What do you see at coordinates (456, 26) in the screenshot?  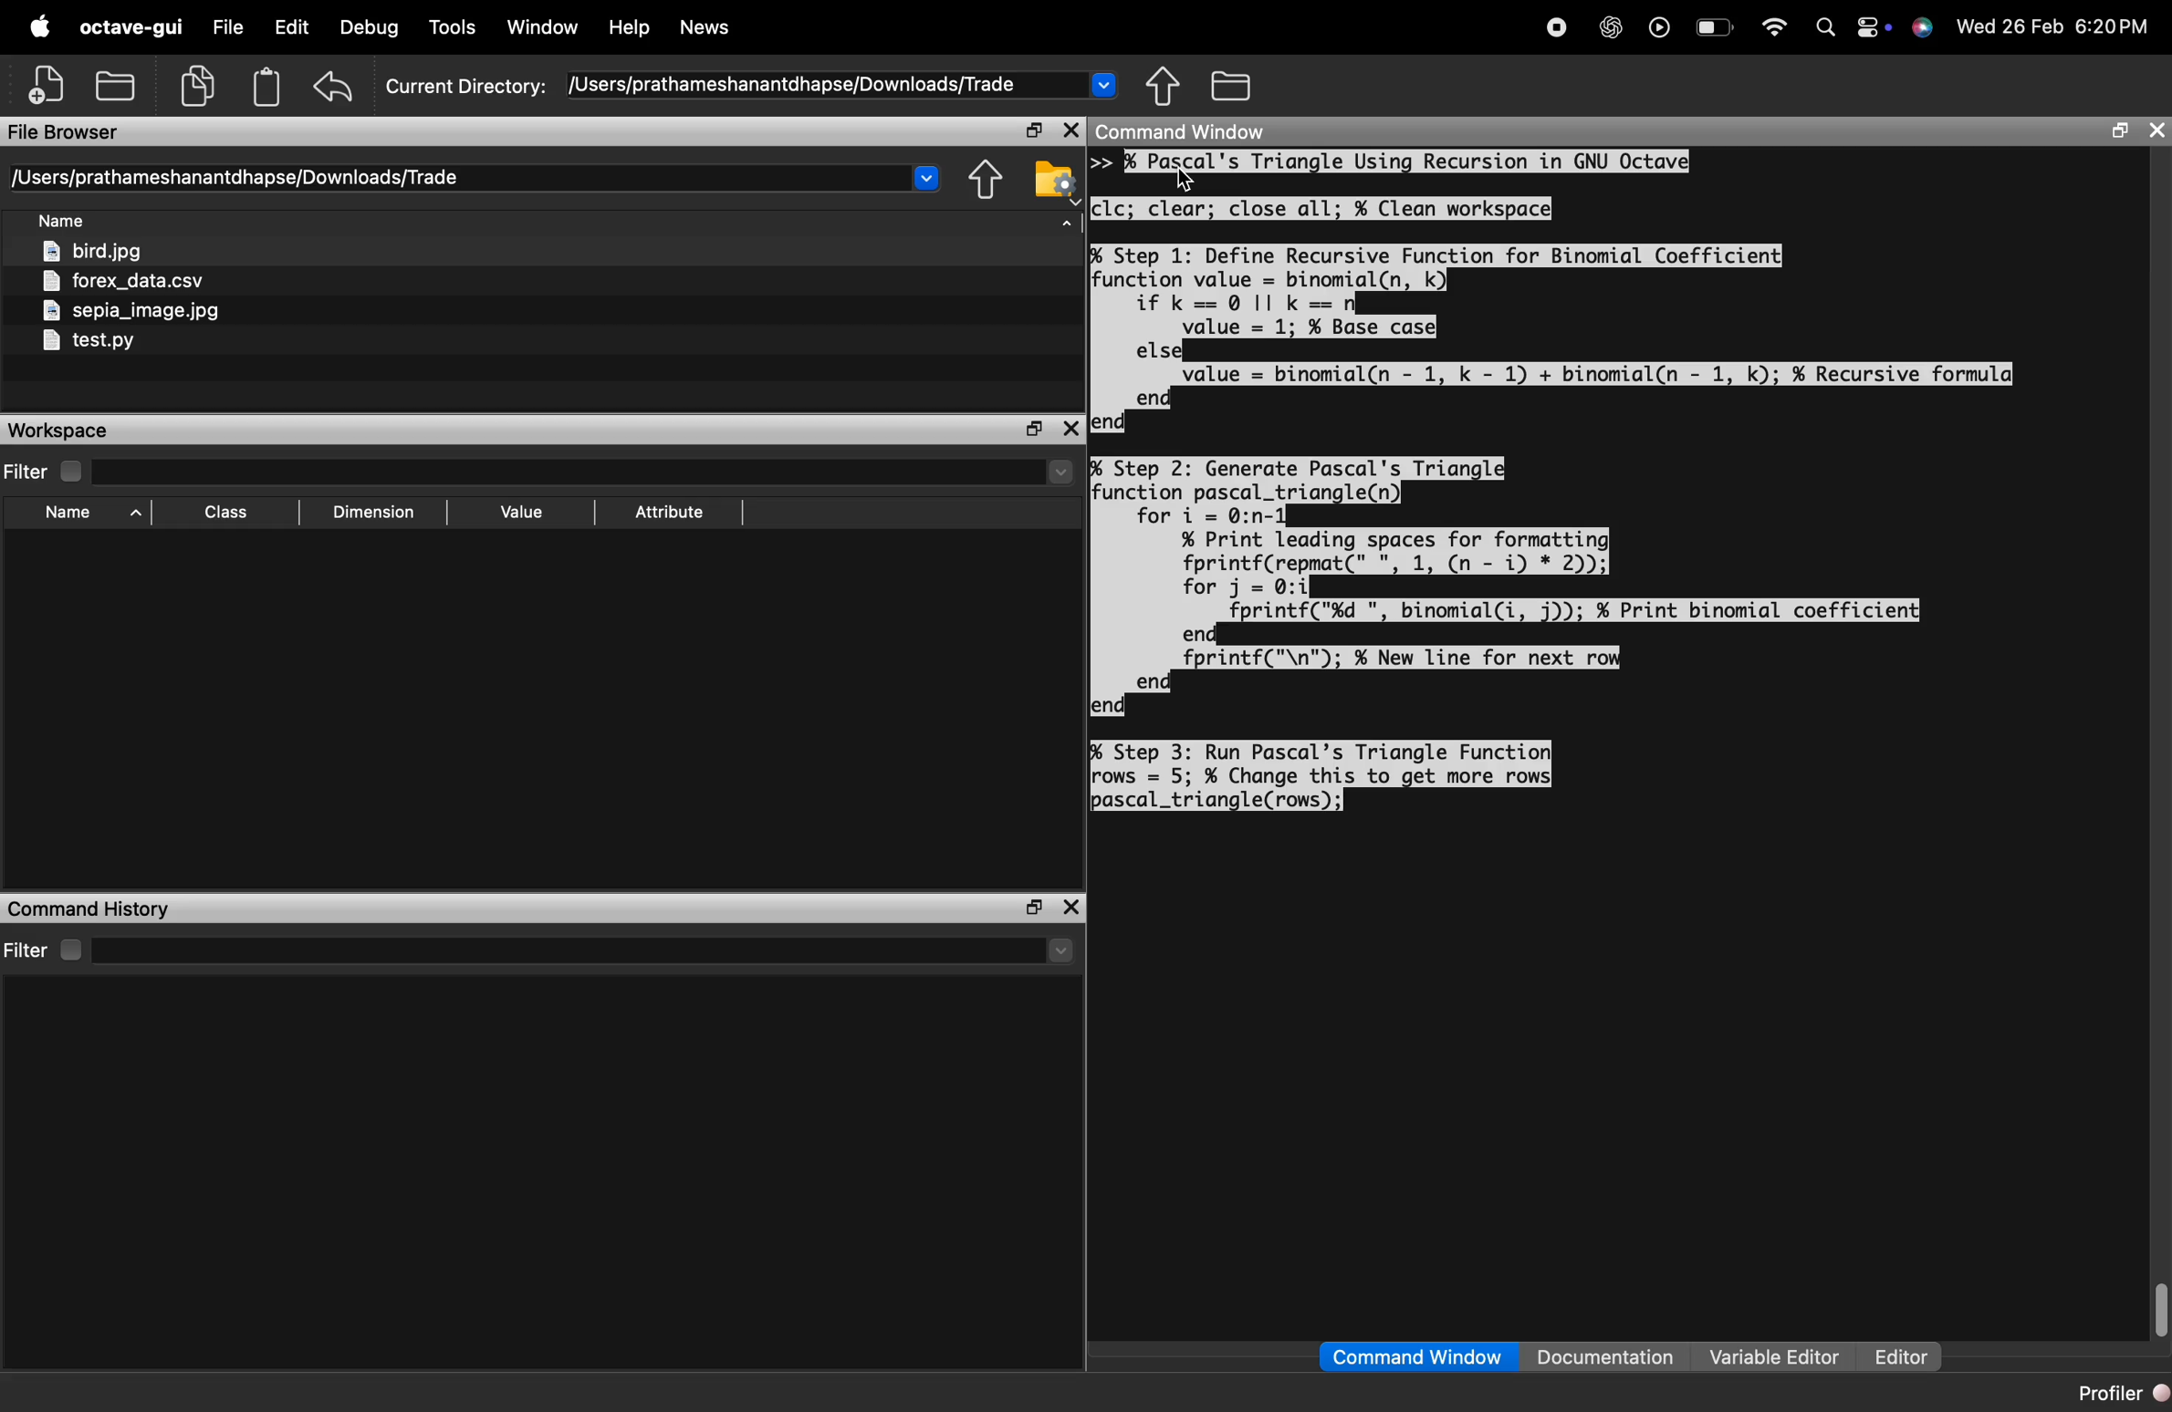 I see `Tools` at bounding box center [456, 26].